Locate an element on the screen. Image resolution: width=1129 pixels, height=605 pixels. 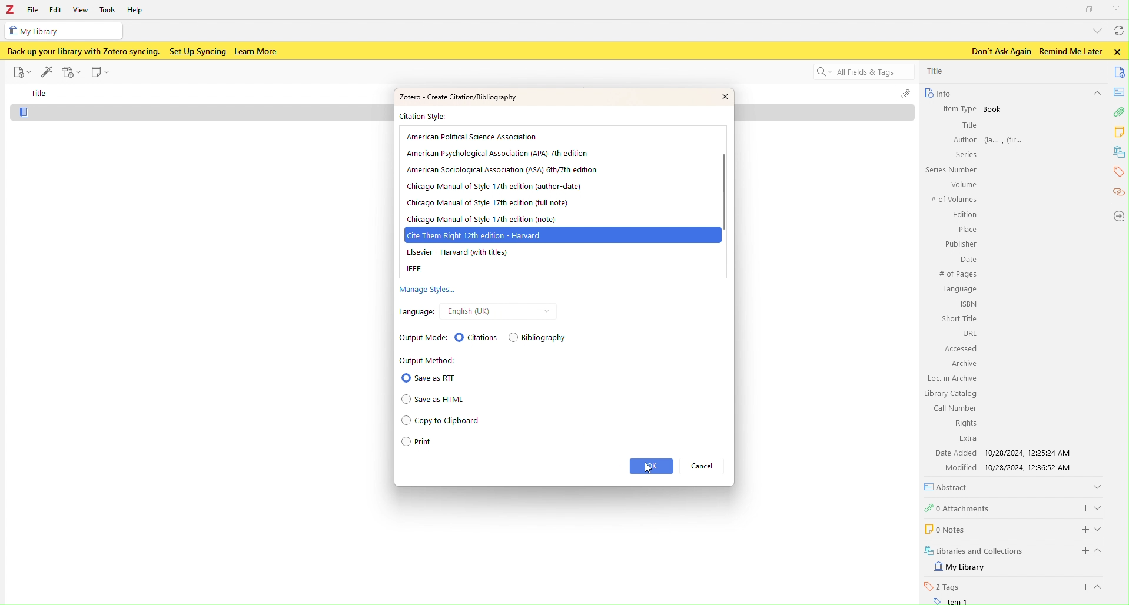
Manage Styles... is located at coordinates (425, 291).